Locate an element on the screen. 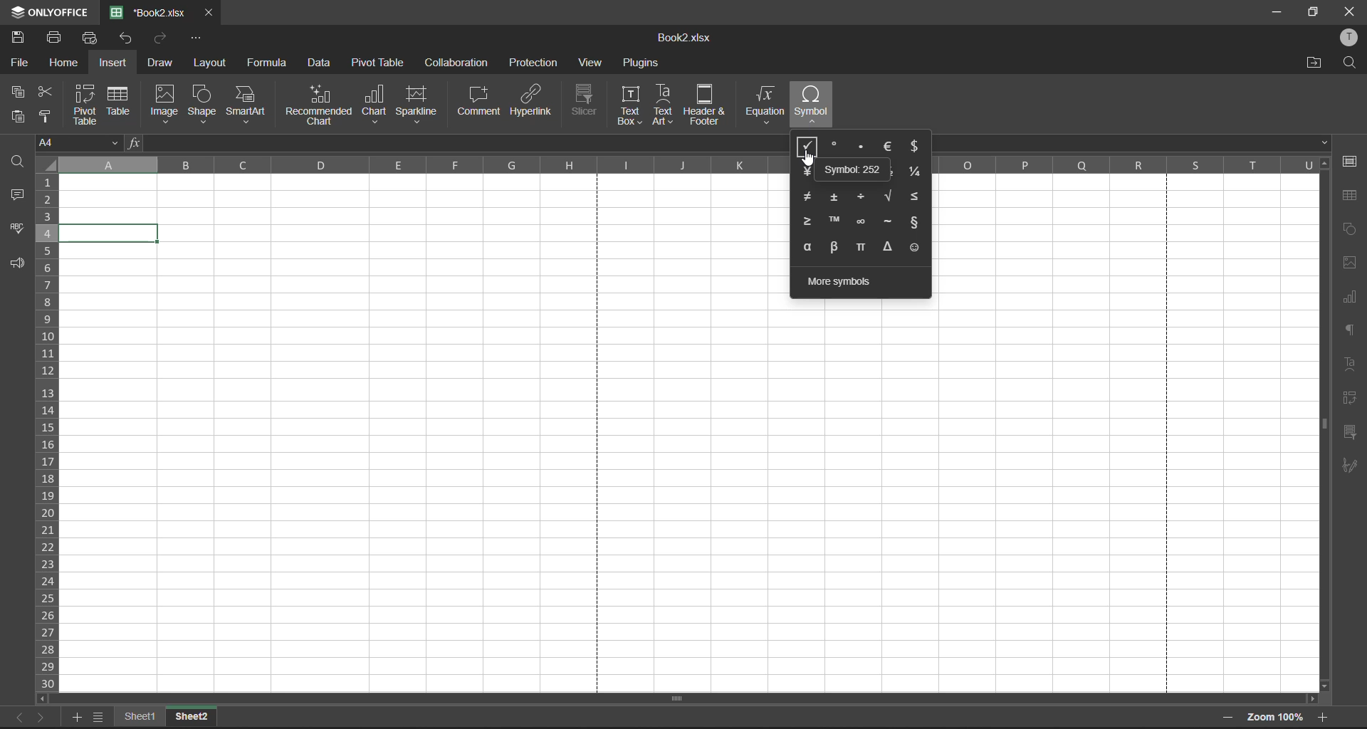 This screenshot has height=729, width=1367. not equal to  is located at coordinates (806, 196).